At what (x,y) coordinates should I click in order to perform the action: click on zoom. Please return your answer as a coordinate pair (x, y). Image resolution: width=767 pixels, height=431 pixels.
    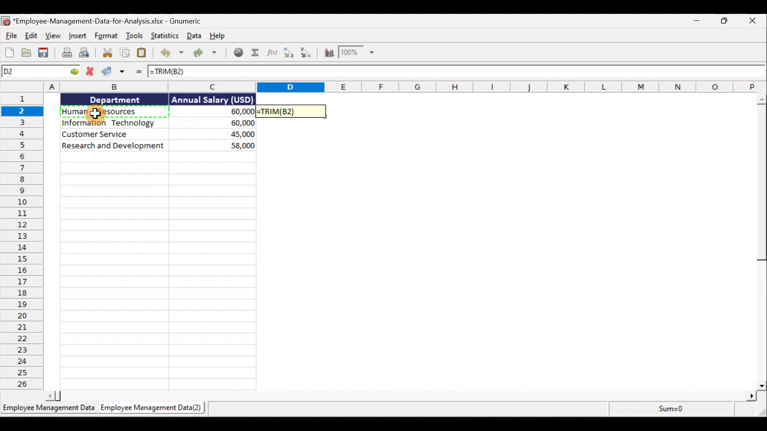
    Looking at the image, I should click on (362, 53).